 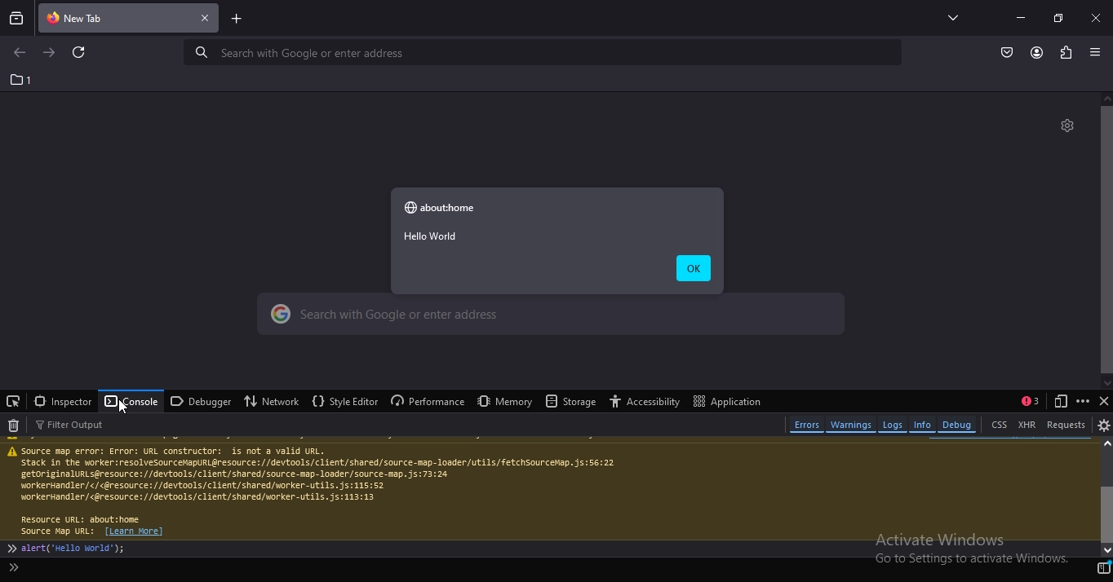 What do you see at coordinates (1058, 17) in the screenshot?
I see `restore tab` at bounding box center [1058, 17].